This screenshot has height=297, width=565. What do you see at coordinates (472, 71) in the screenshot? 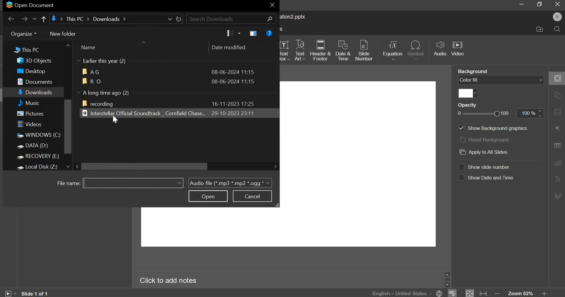
I see `background` at bounding box center [472, 71].